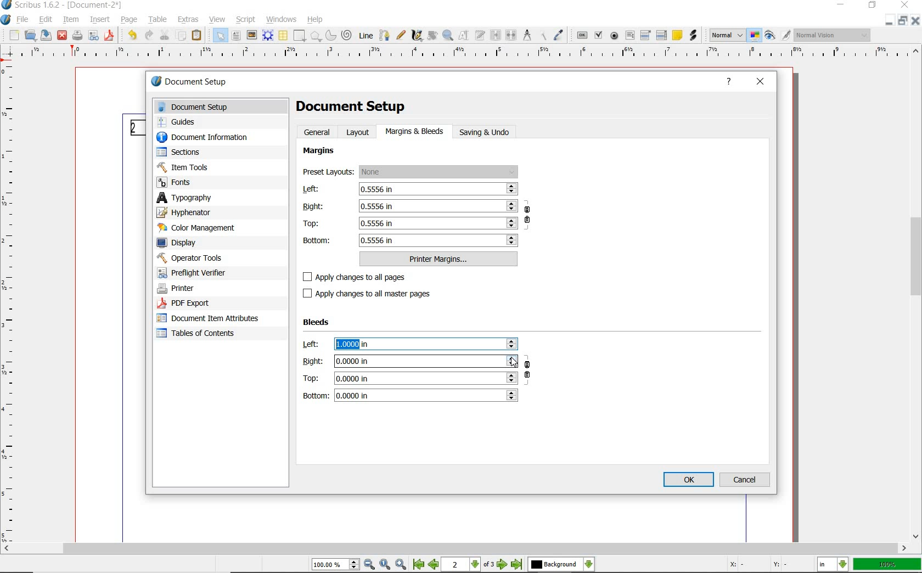 The width and height of the screenshot is (922, 573). I want to click on cut, so click(164, 35).